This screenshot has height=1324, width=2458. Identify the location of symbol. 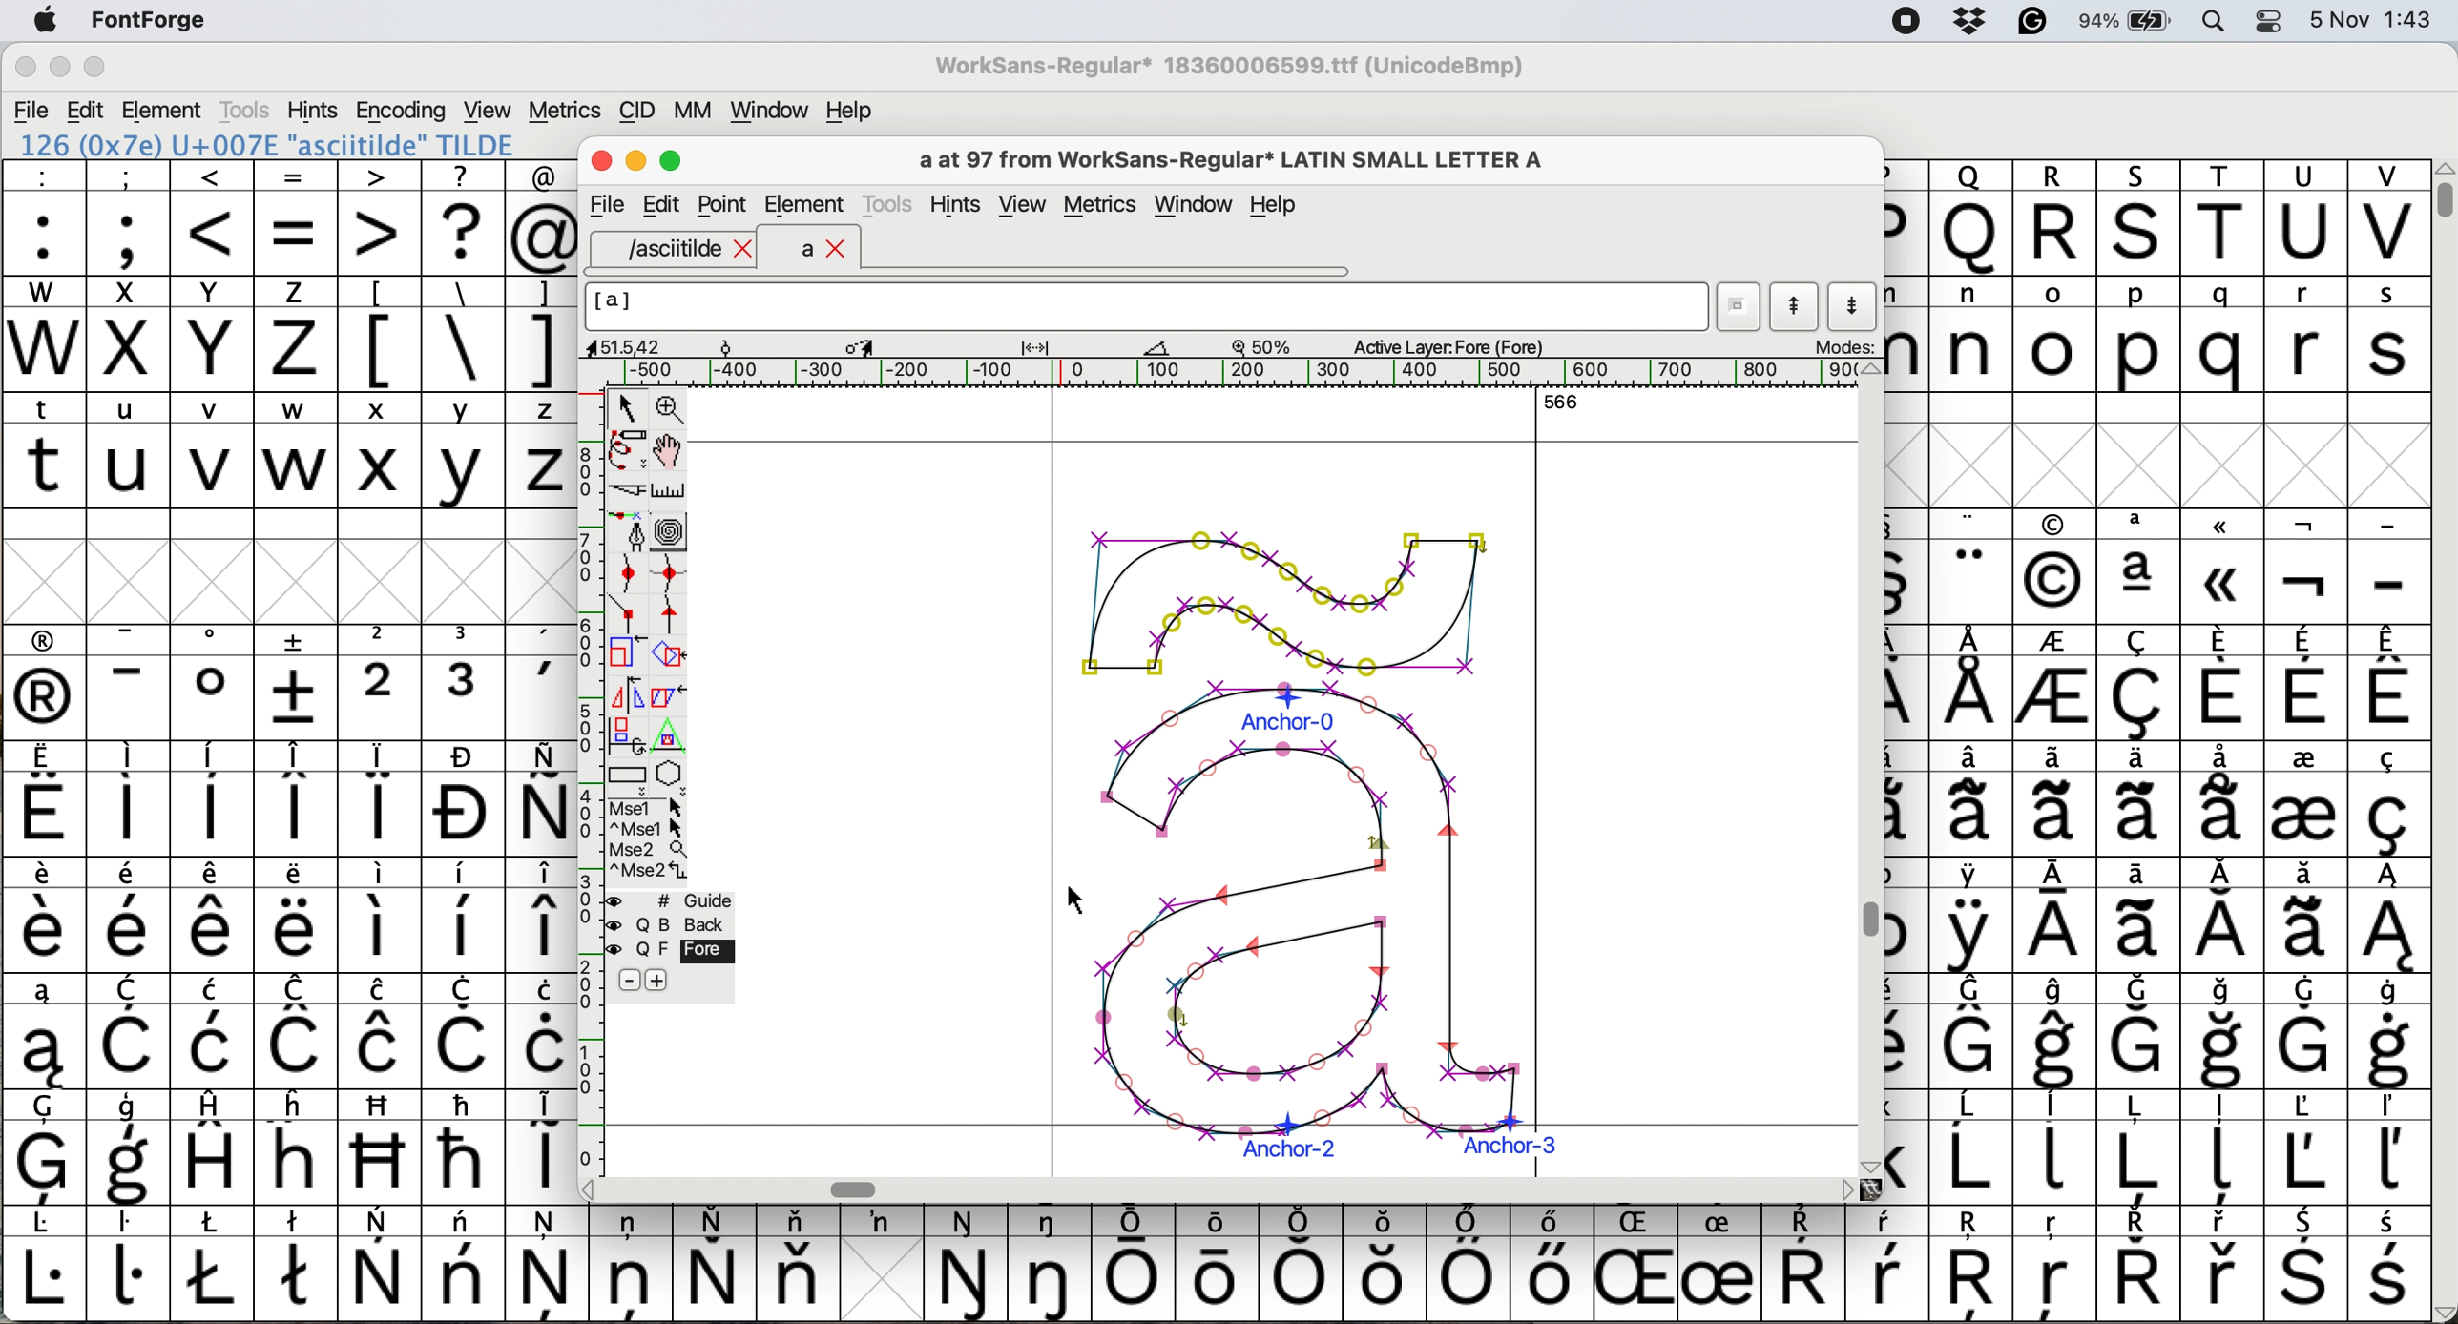
(2056, 686).